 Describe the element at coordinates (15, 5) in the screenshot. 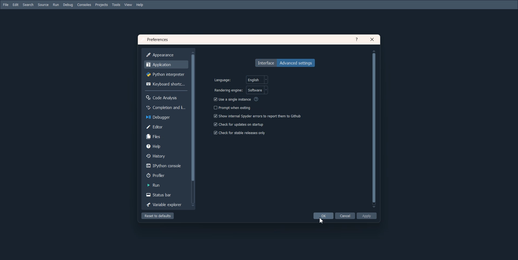

I see `Edit` at that location.